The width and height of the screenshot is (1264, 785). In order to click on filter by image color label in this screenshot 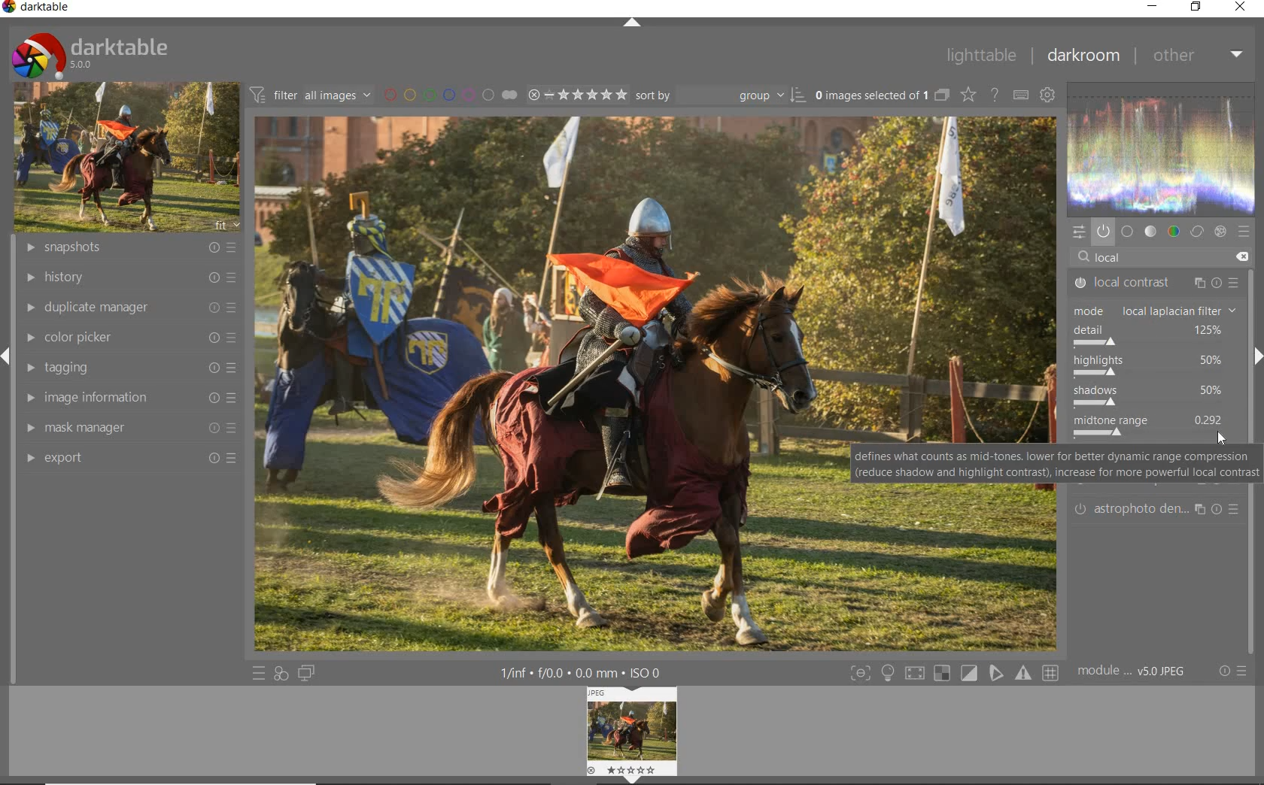, I will do `click(450, 94)`.